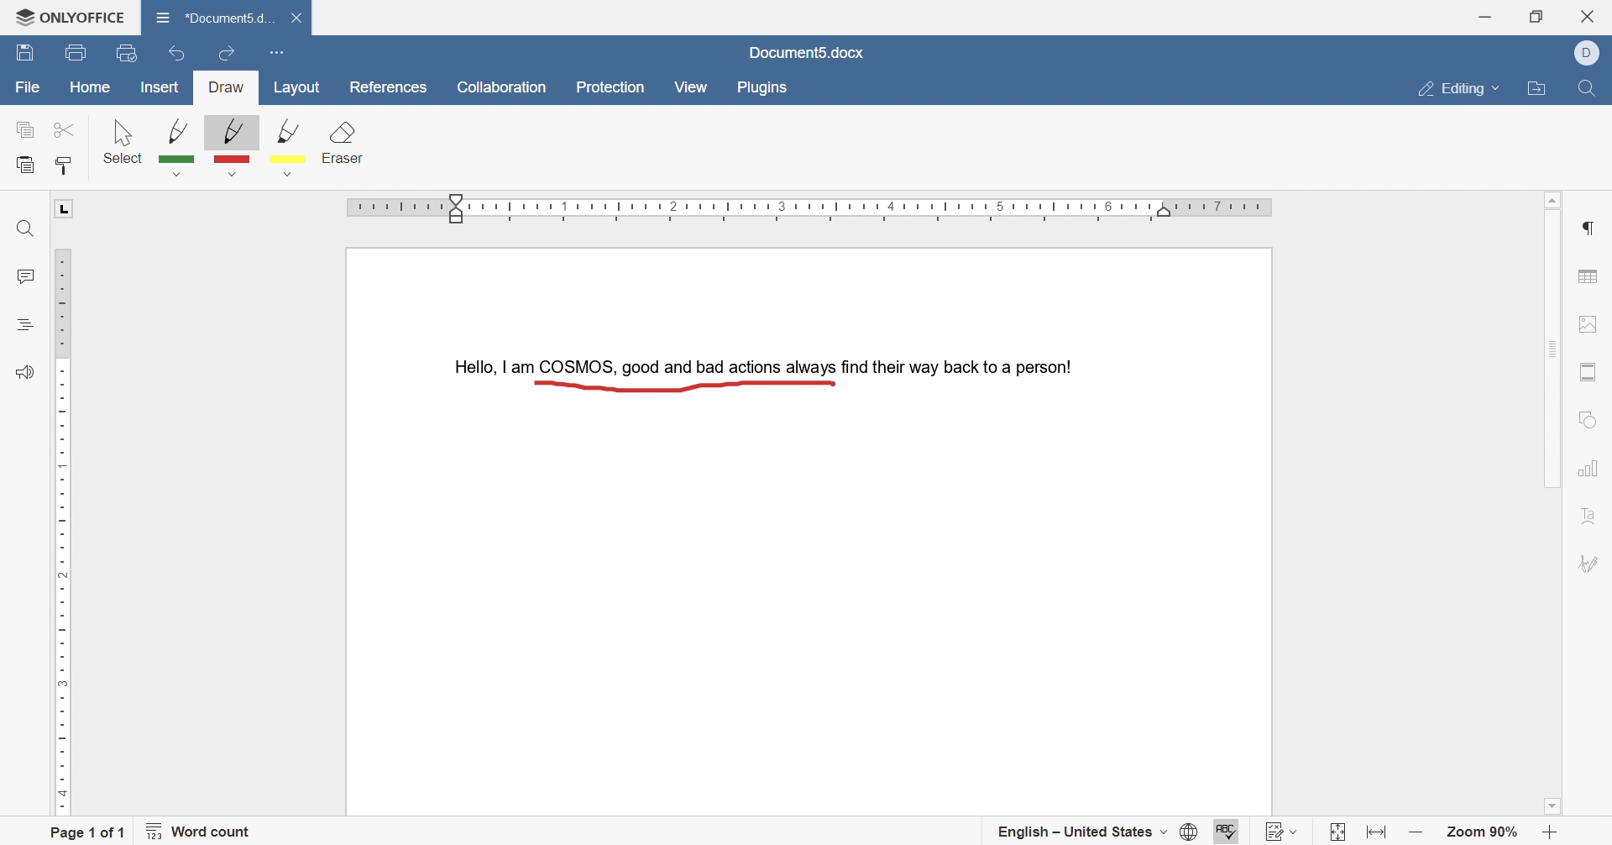 The height and width of the screenshot is (845, 1612). What do you see at coordinates (503, 88) in the screenshot?
I see `collaboration` at bounding box center [503, 88].